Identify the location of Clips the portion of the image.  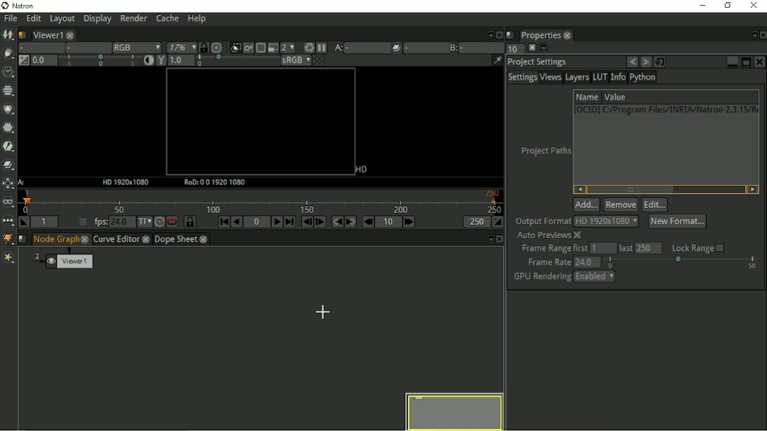
(235, 48).